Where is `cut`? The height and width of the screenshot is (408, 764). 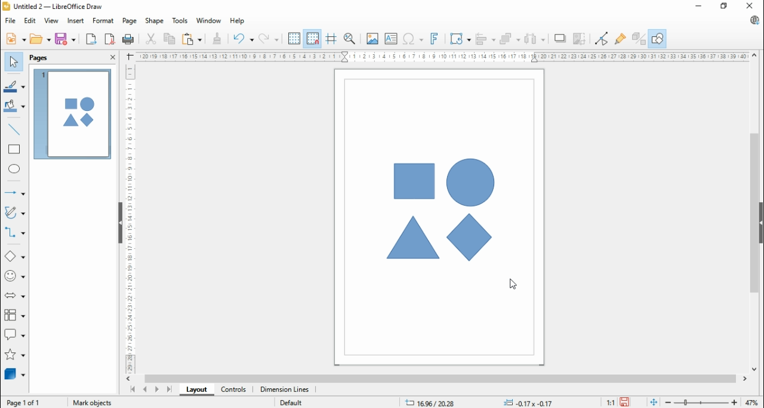 cut is located at coordinates (150, 39).